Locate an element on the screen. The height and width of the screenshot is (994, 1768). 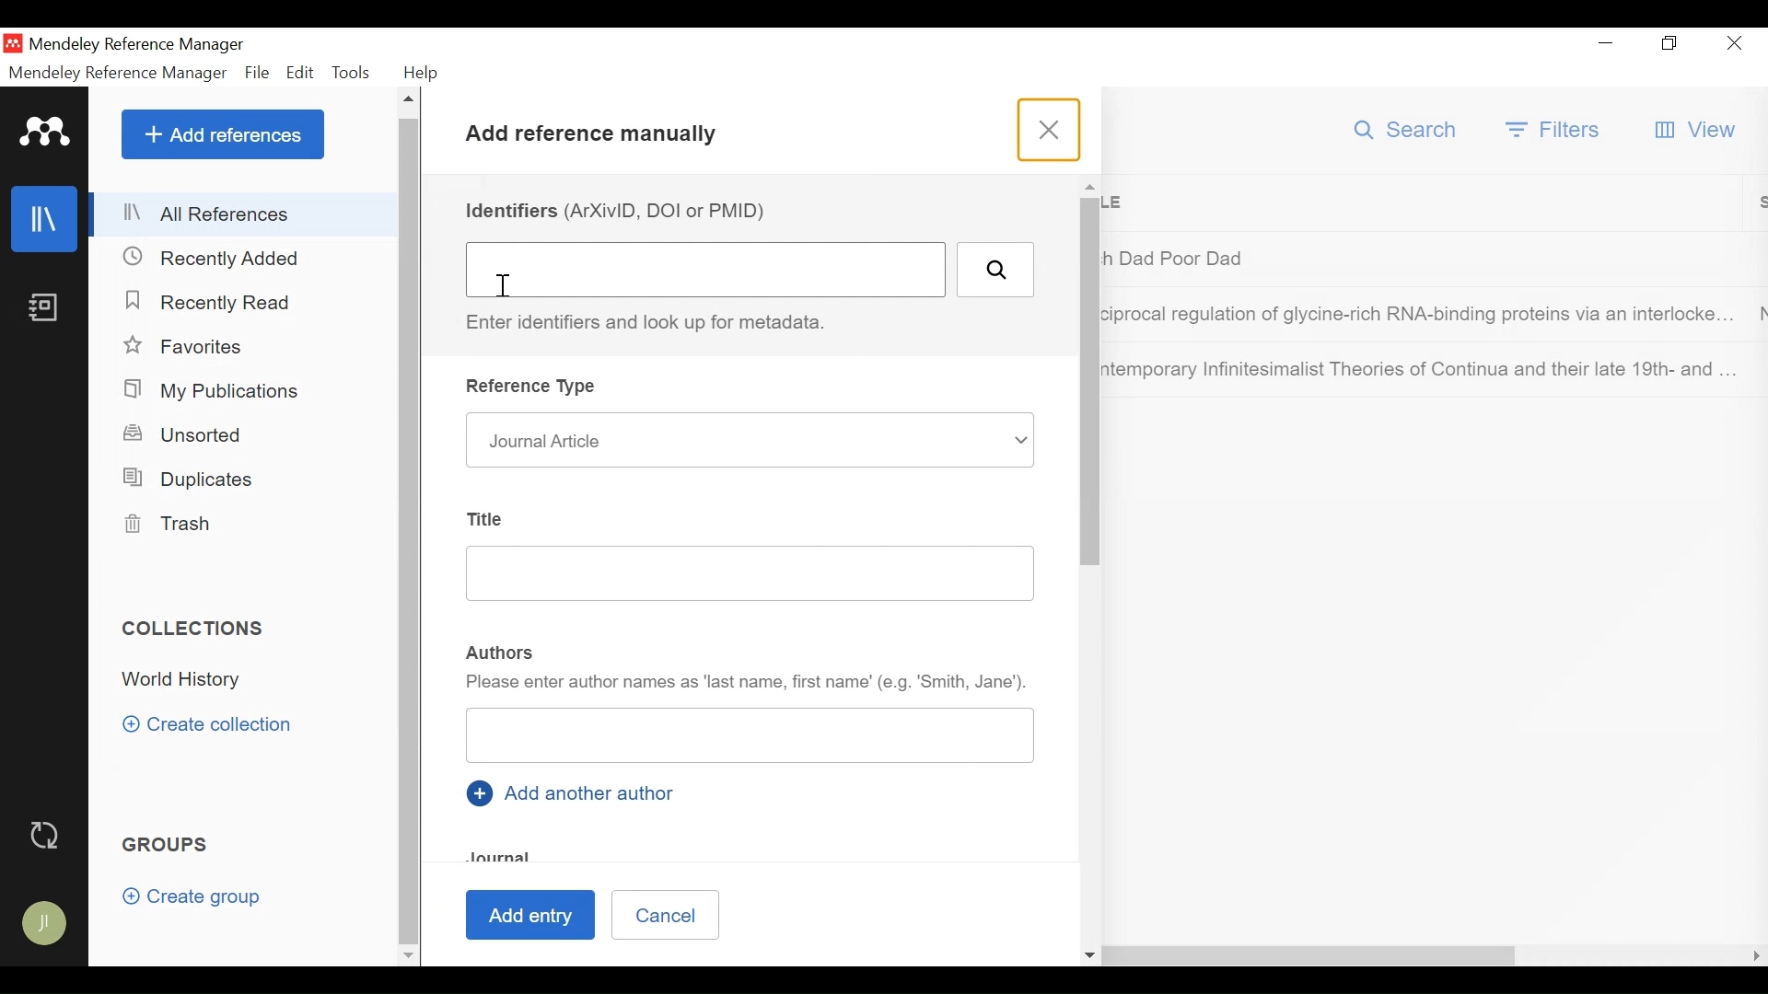
Restore is located at coordinates (1669, 45).